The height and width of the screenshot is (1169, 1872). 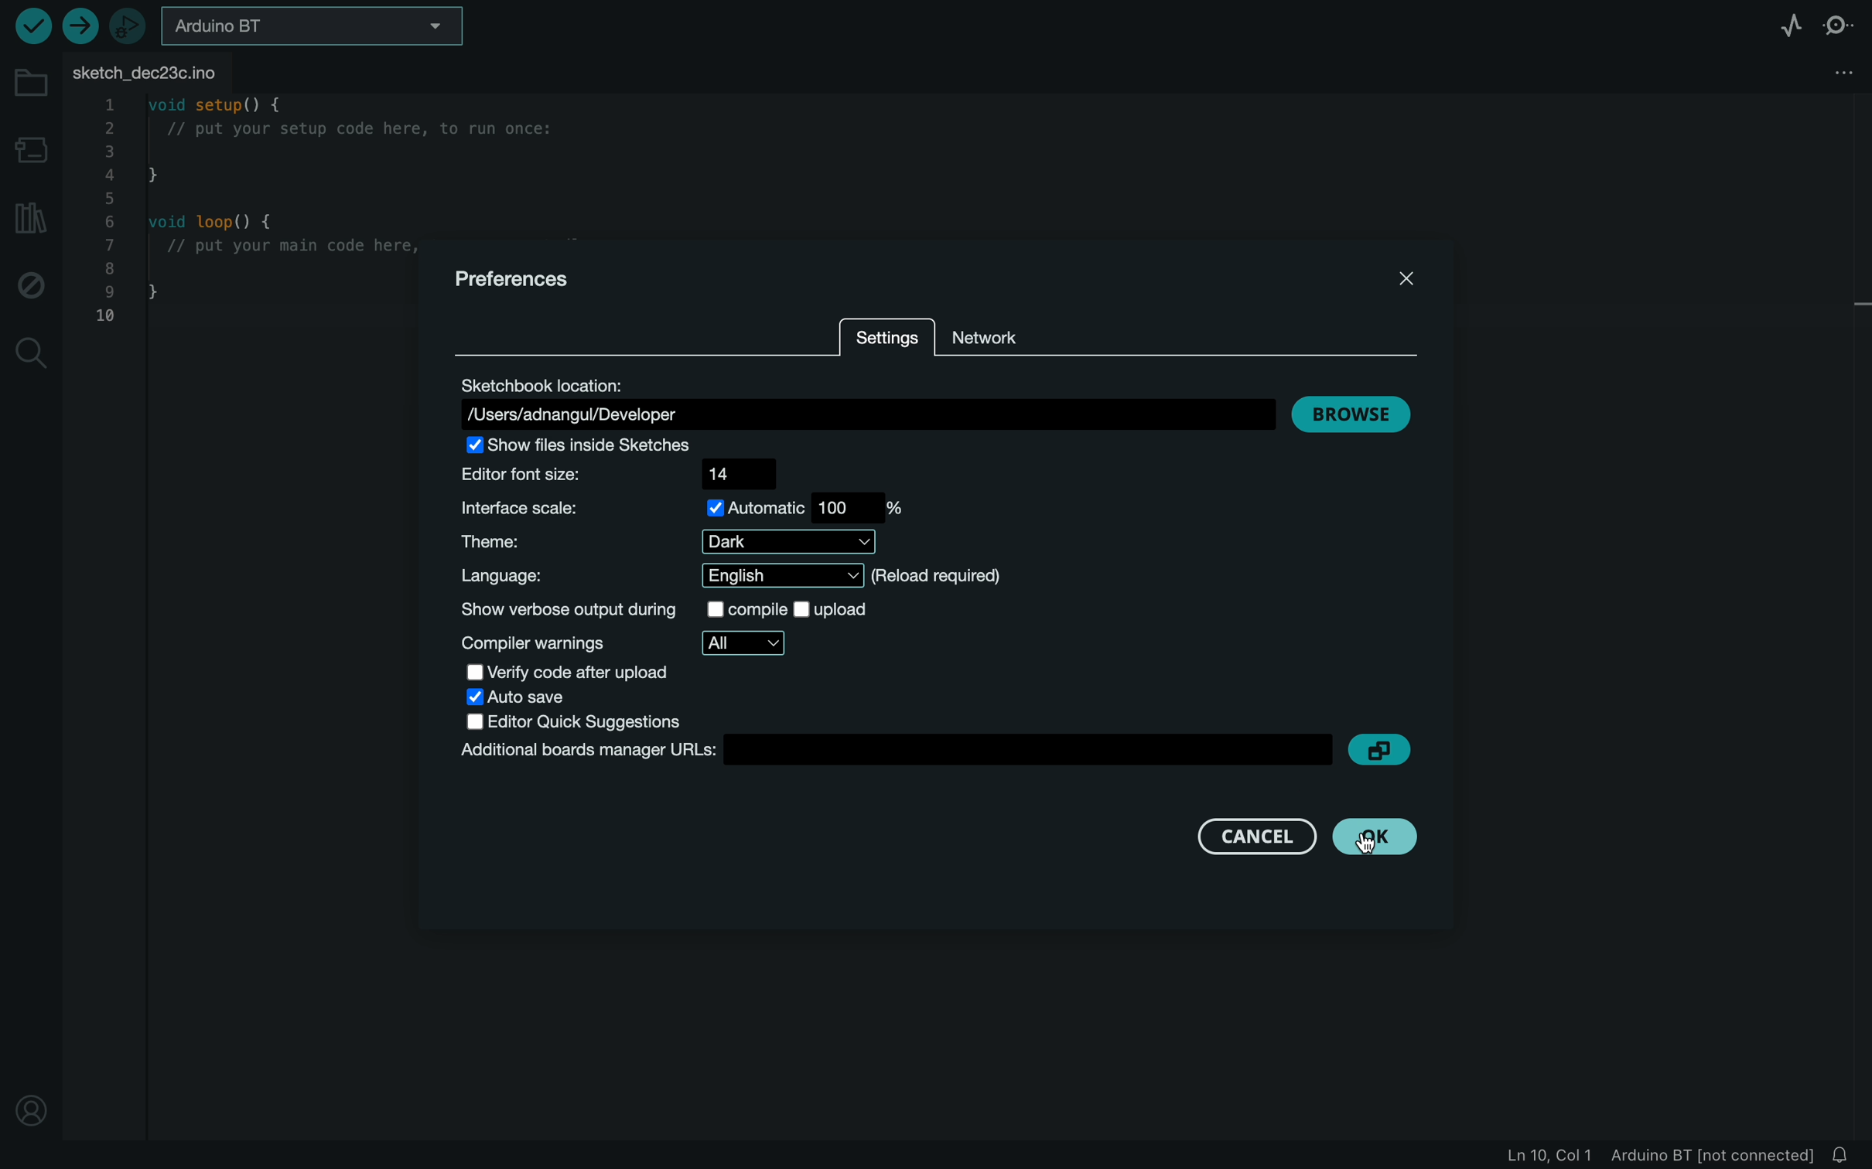 I want to click on verify, so click(x=33, y=27).